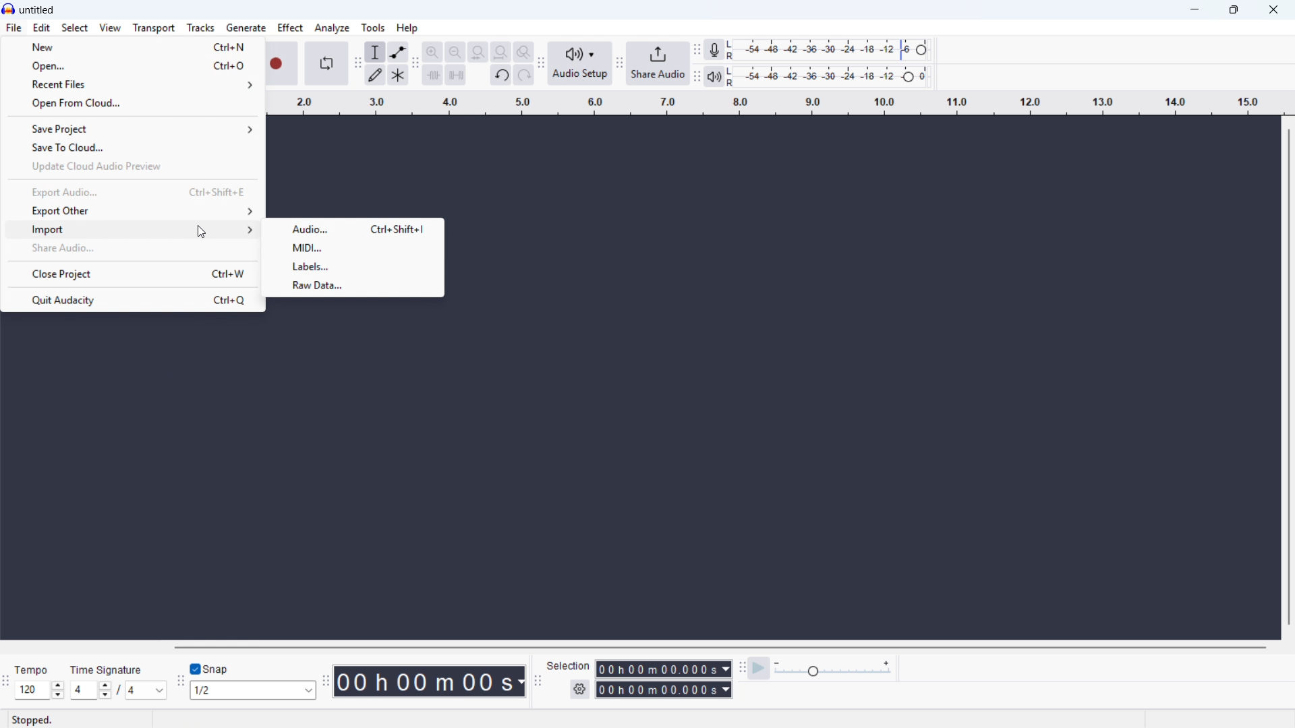 The image size is (1295, 728). I want to click on Selection tool , so click(376, 52).